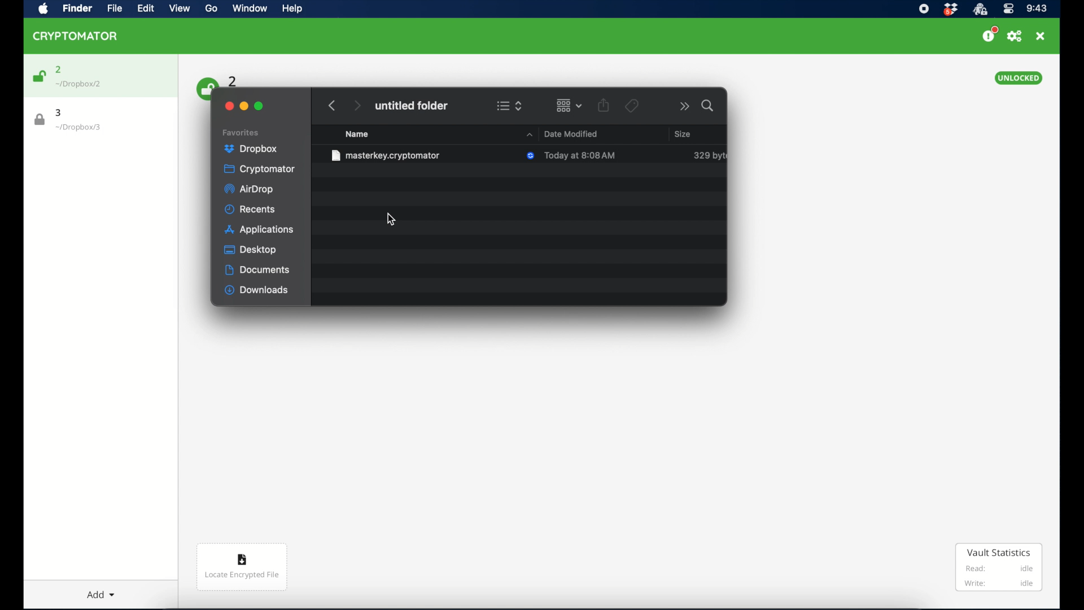  What do you see at coordinates (59, 69) in the screenshot?
I see `2` at bounding box center [59, 69].